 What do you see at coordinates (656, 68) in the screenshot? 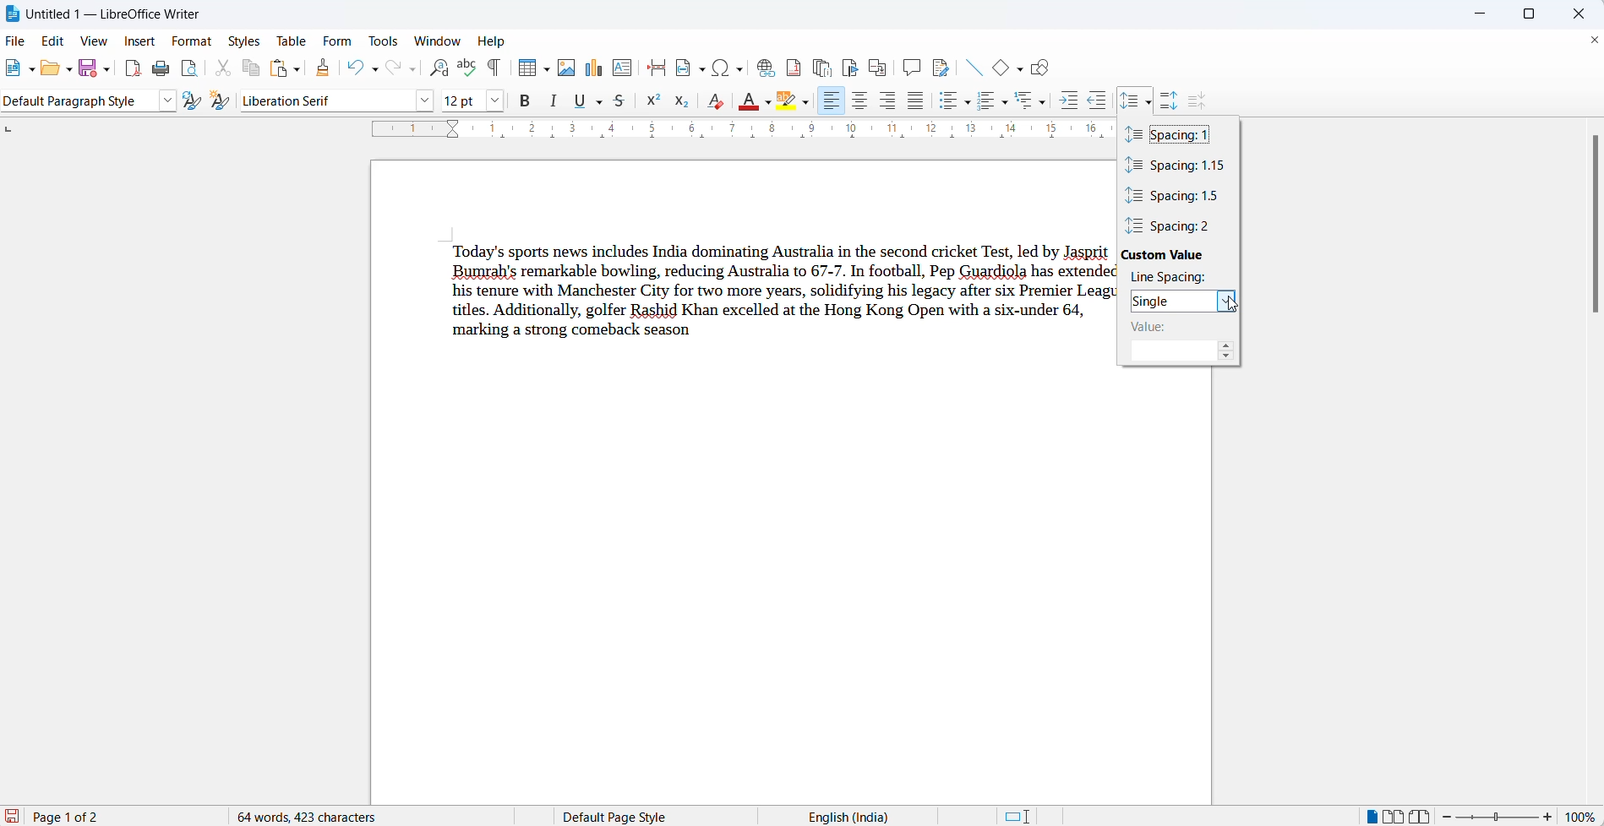
I see `page break` at bounding box center [656, 68].